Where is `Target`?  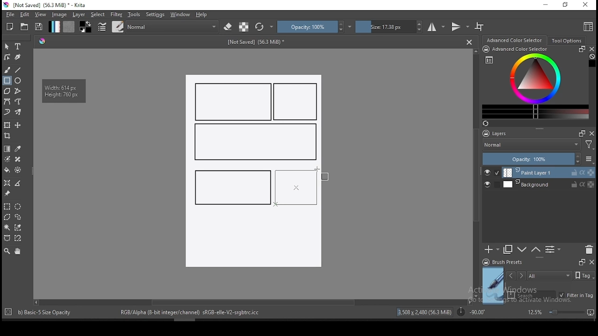
Target is located at coordinates (9, 312).